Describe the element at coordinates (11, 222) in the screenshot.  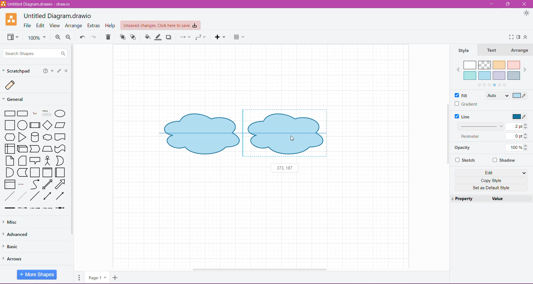
I see `Misc` at that location.